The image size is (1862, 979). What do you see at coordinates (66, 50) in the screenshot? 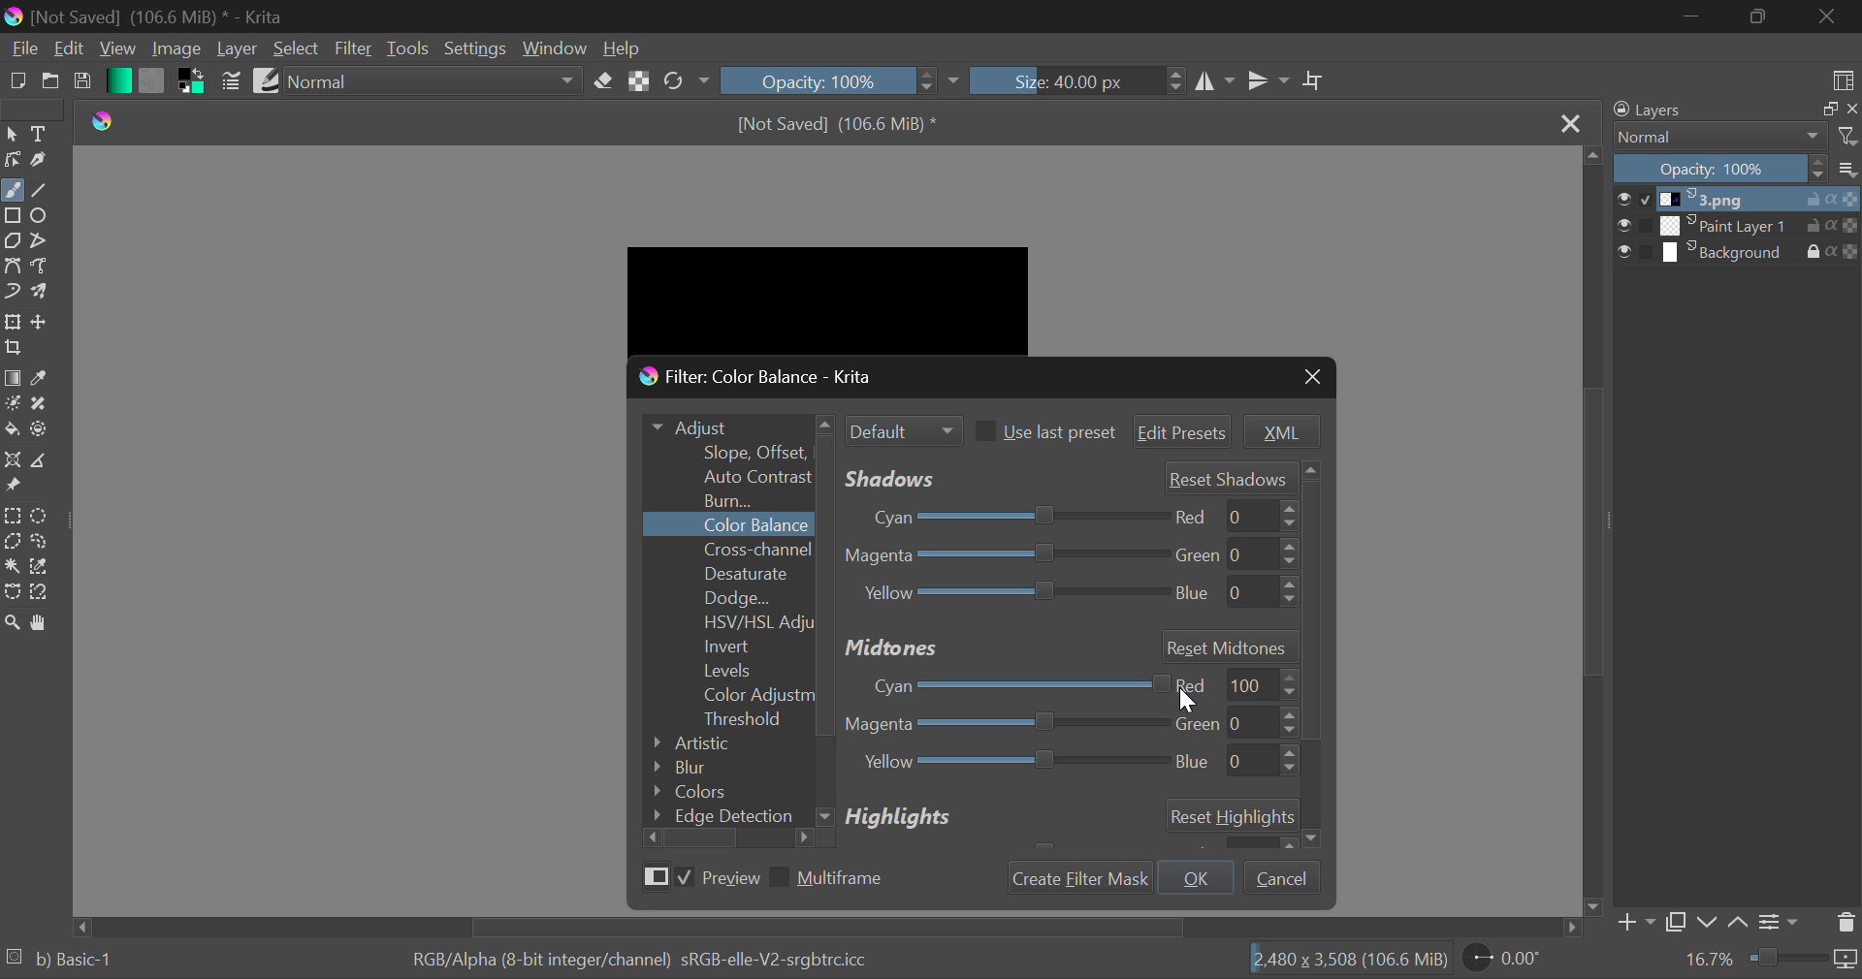
I see `Edit` at bounding box center [66, 50].